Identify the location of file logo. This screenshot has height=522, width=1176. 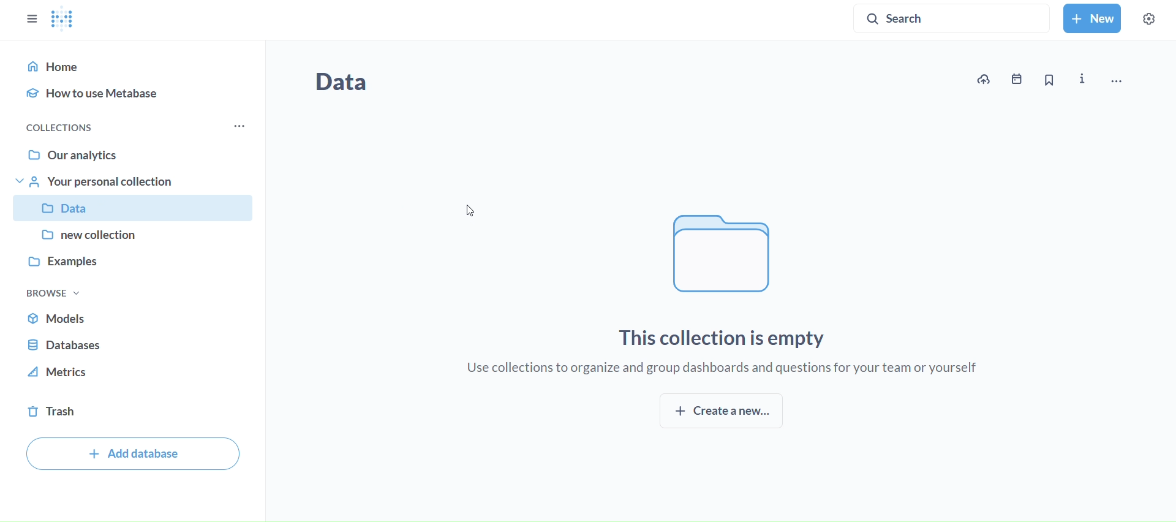
(720, 258).